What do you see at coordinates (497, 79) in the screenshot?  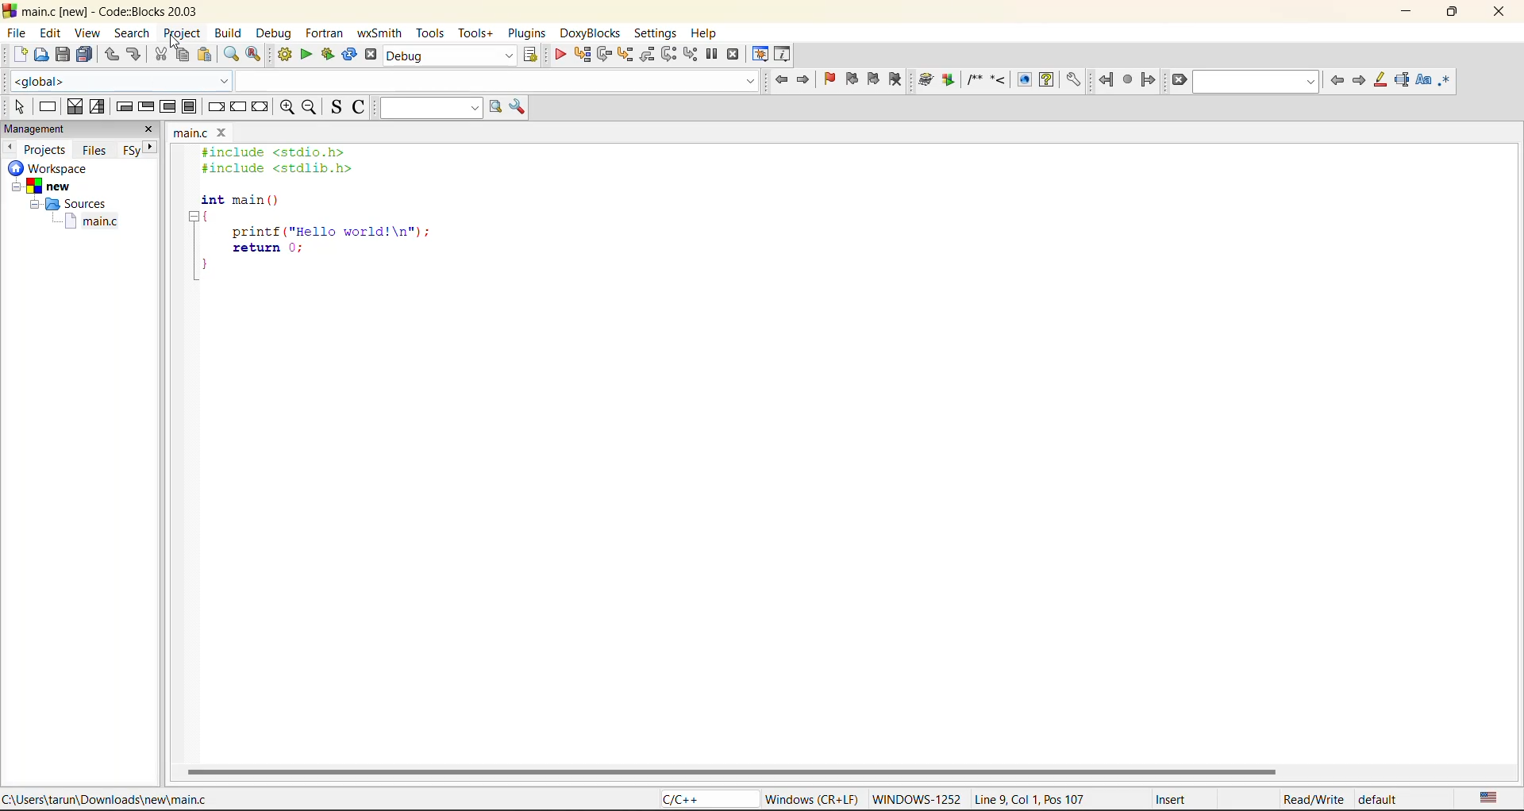 I see `code completion search` at bounding box center [497, 79].